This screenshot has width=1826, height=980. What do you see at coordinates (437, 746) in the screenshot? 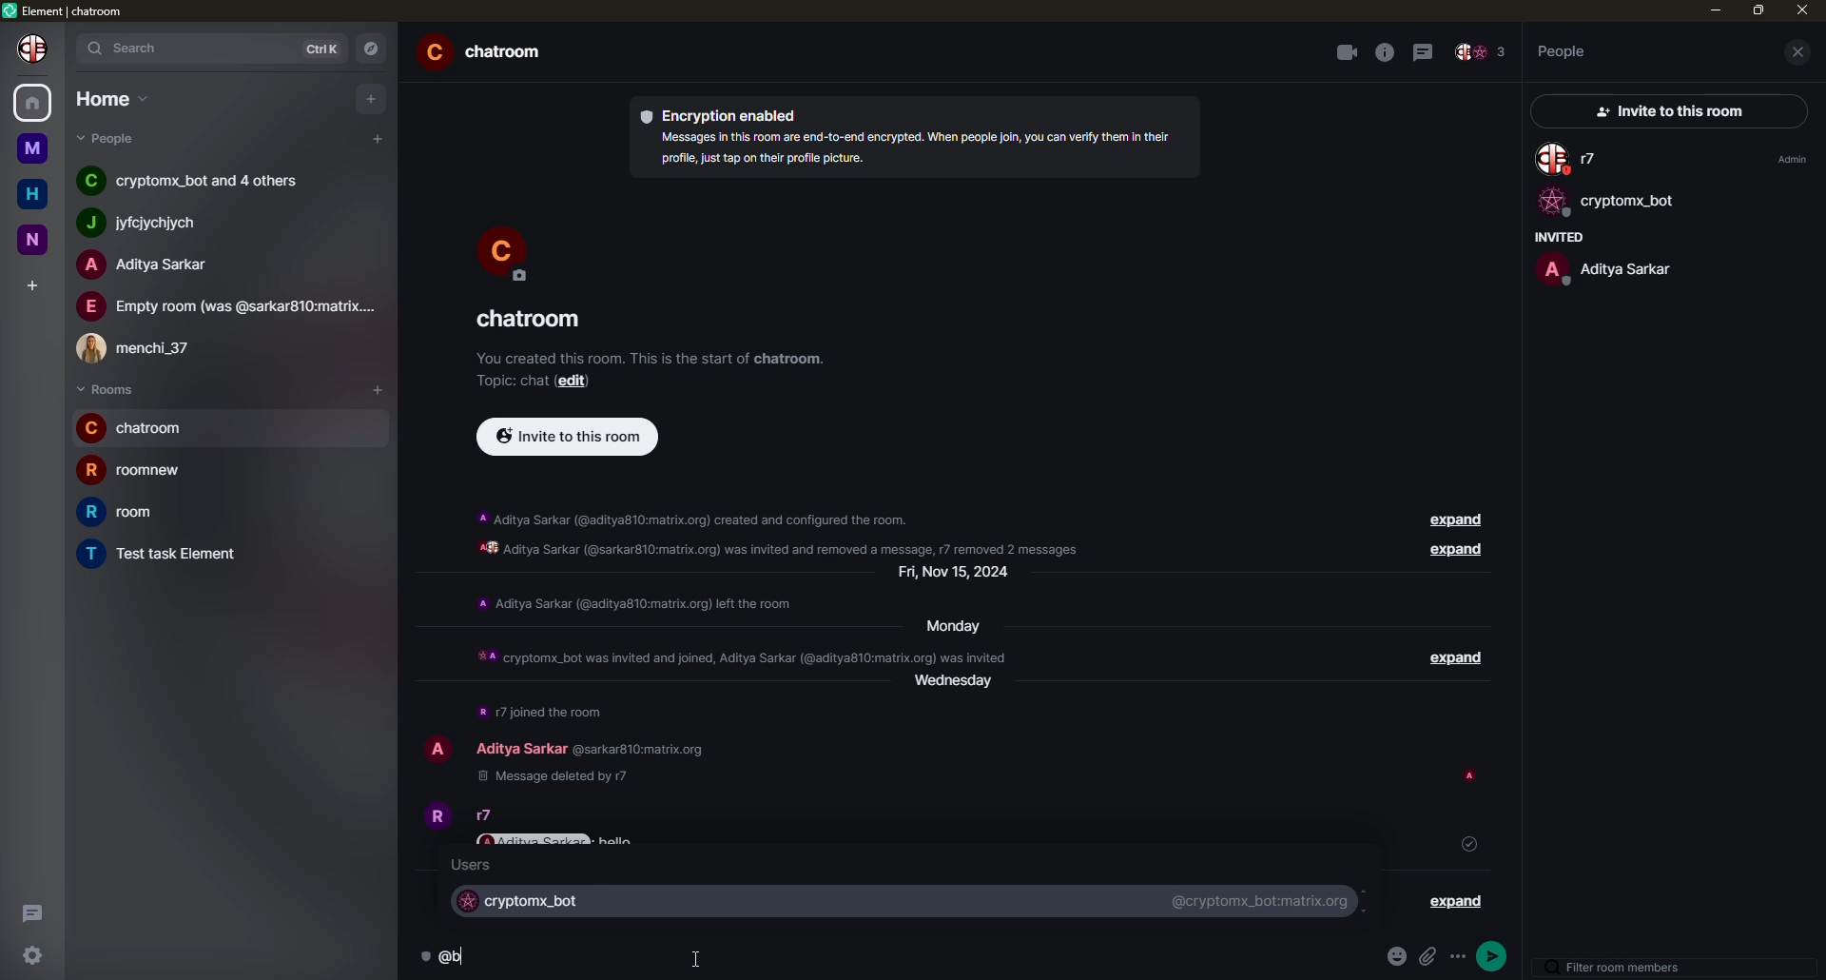
I see `profile` at bounding box center [437, 746].